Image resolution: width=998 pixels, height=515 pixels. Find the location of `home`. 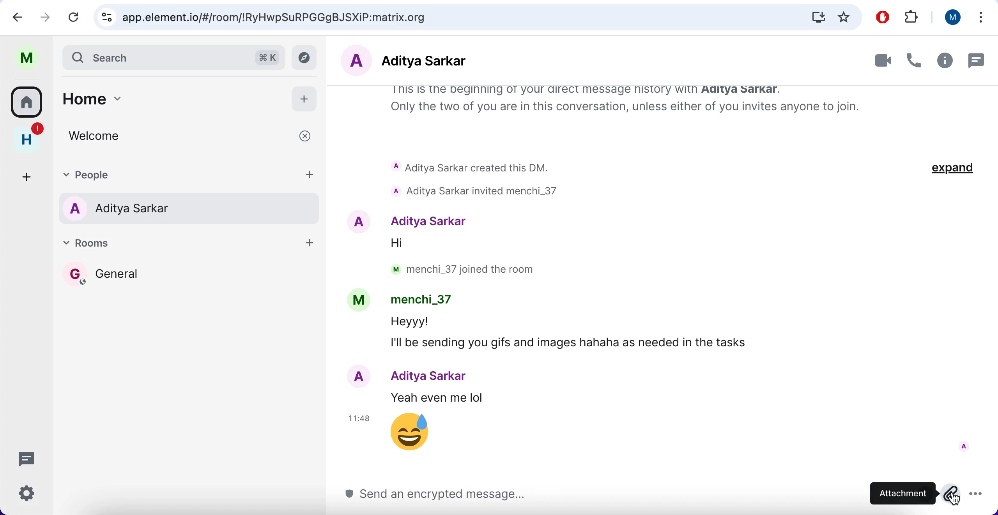

home is located at coordinates (94, 97).